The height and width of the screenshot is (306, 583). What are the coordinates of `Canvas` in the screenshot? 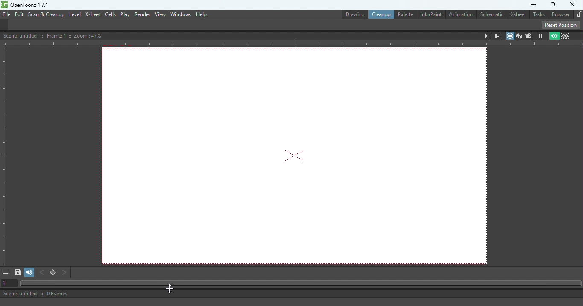 It's located at (297, 156).